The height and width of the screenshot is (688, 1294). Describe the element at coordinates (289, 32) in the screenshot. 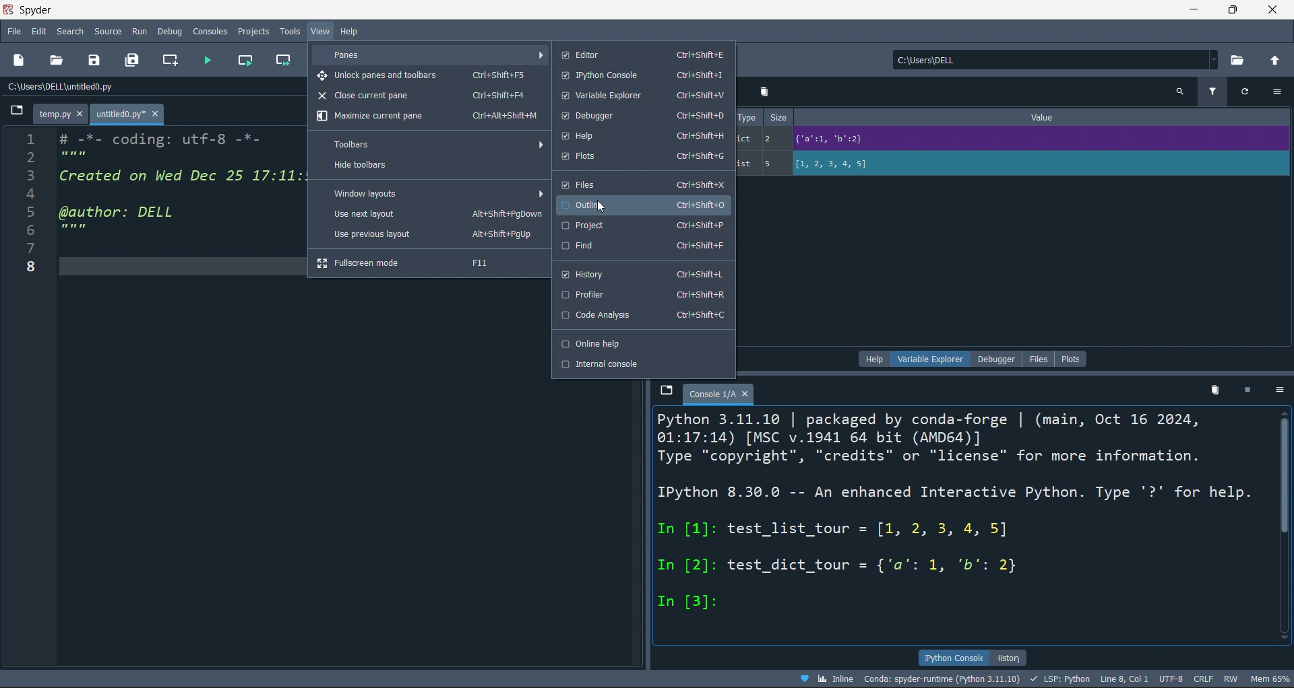

I see `tools` at that location.